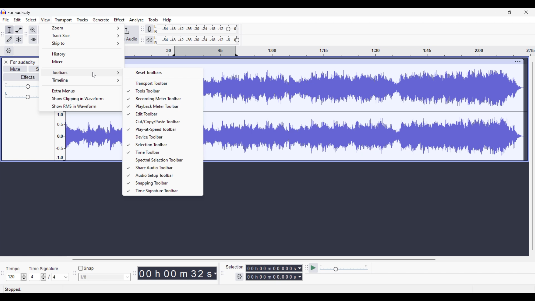  What do you see at coordinates (166, 176) in the screenshot?
I see `Audio setup toolbar` at bounding box center [166, 176].